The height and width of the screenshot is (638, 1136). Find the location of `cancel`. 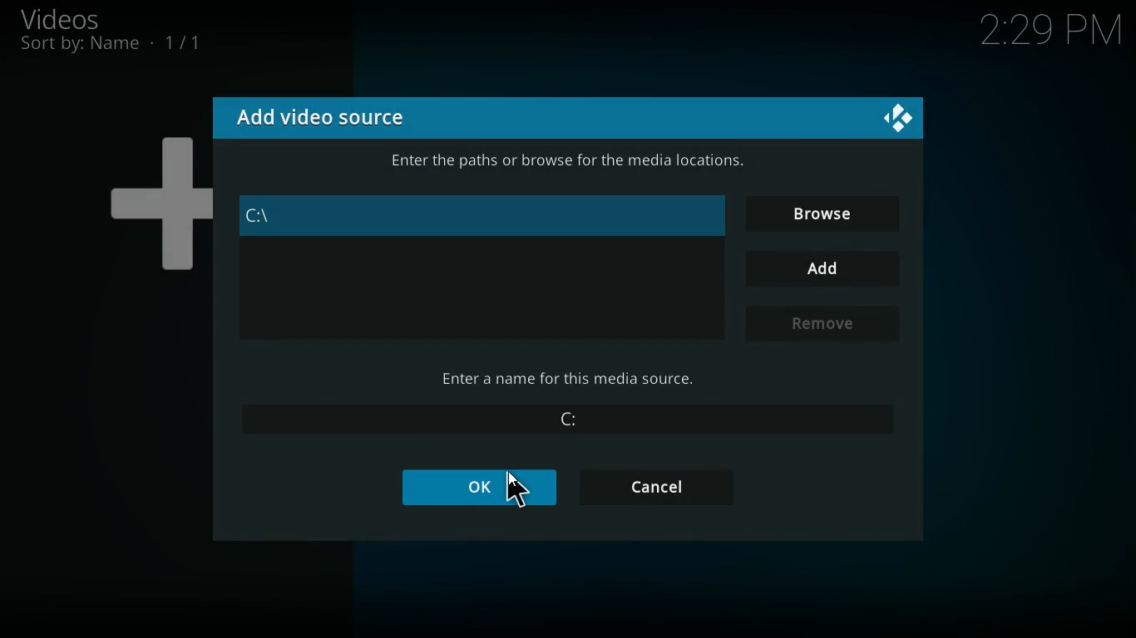

cancel is located at coordinates (657, 487).